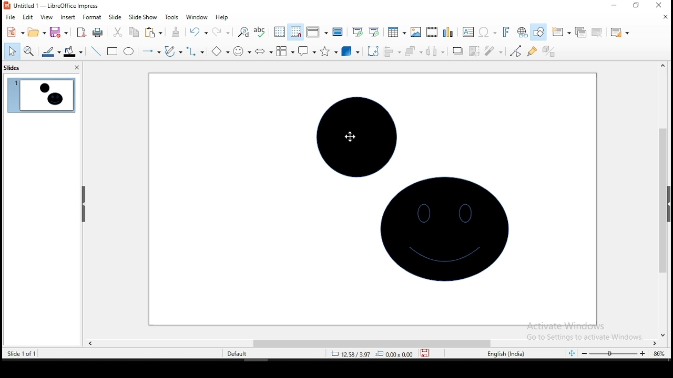  I want to click on select tool, so click(12, 51).